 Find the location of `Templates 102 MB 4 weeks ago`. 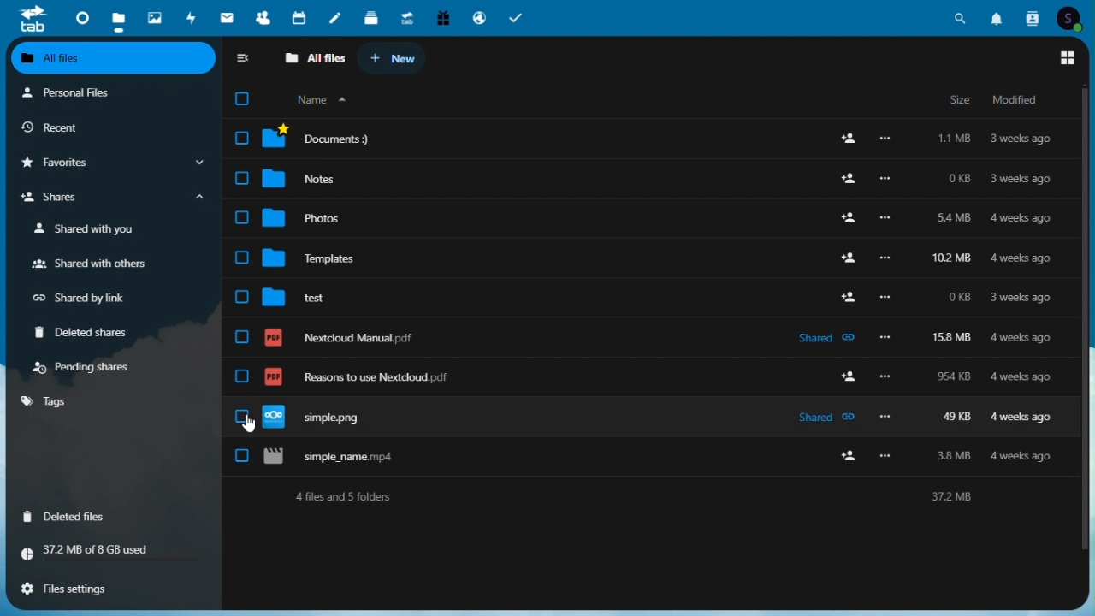

Templates 102 MB 4 weeks ago is located at coordinates (649, 251).